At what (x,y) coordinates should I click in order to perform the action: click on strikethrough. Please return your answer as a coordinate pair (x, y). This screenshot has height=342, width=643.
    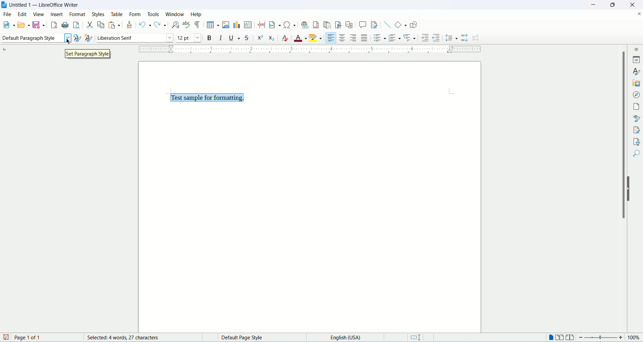
    Looking at the image, I should click on (248, 37).